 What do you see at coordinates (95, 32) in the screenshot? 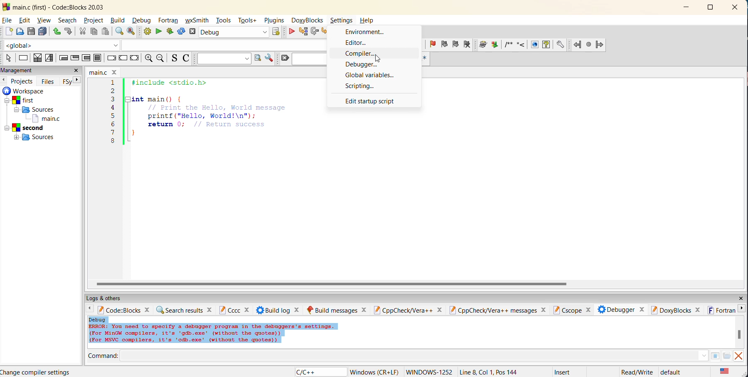
I see `copy` at bounding box center [95, 32].